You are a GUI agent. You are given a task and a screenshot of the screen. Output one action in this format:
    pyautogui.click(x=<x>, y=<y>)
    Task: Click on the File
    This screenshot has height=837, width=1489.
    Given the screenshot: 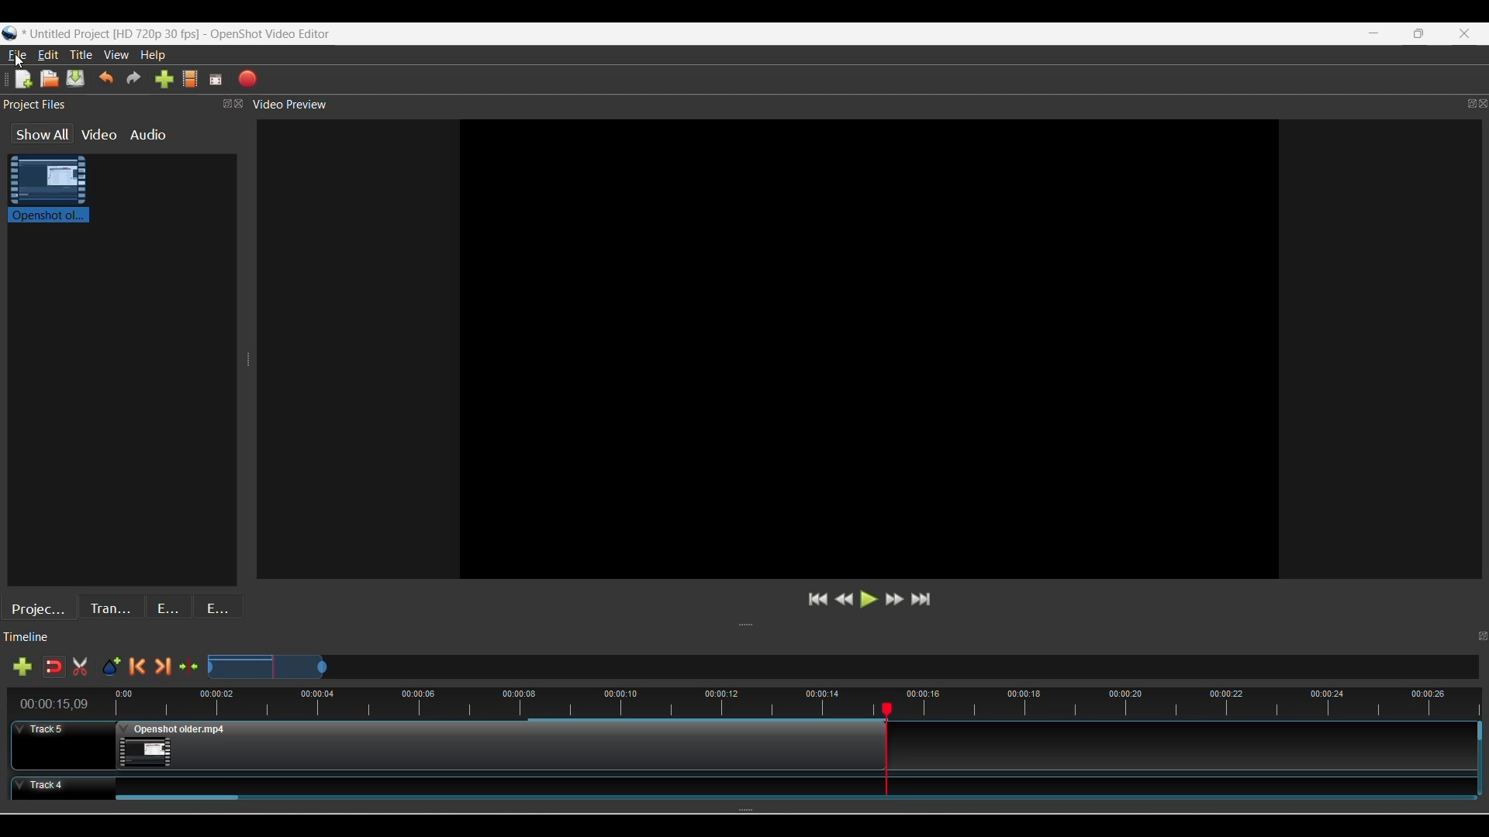 What is the action you would take?
    pyautogui.click(x=17, y=55)
    